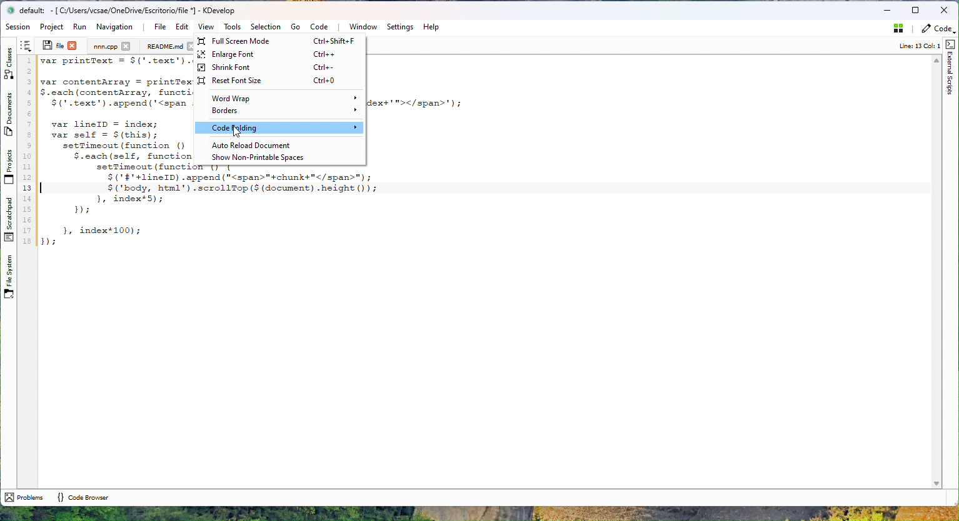 This screenshot has width=959, height=521. Describe the element at coordinates (362, 27) in the screenshot. I see `Window` at that location.